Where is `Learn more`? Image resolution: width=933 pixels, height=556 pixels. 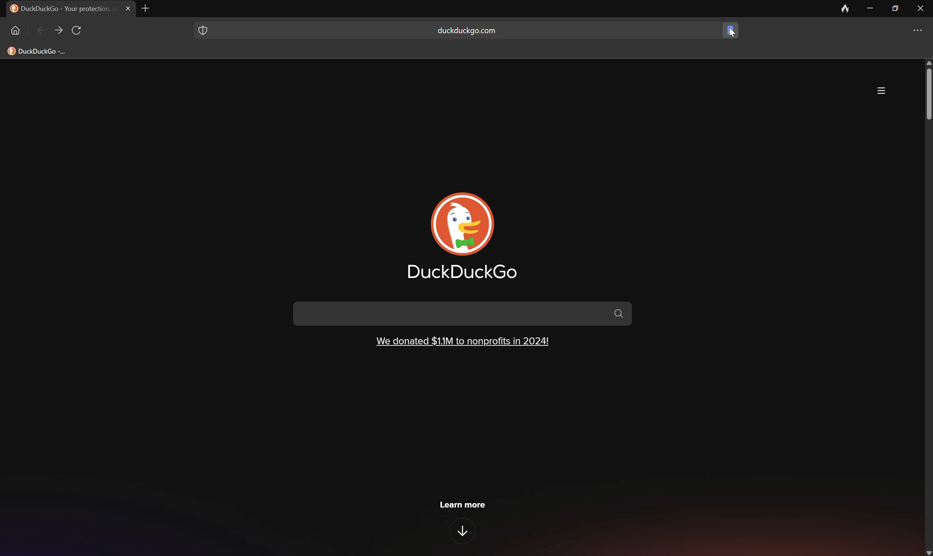
Learn more is located at coordinates (463, 504).